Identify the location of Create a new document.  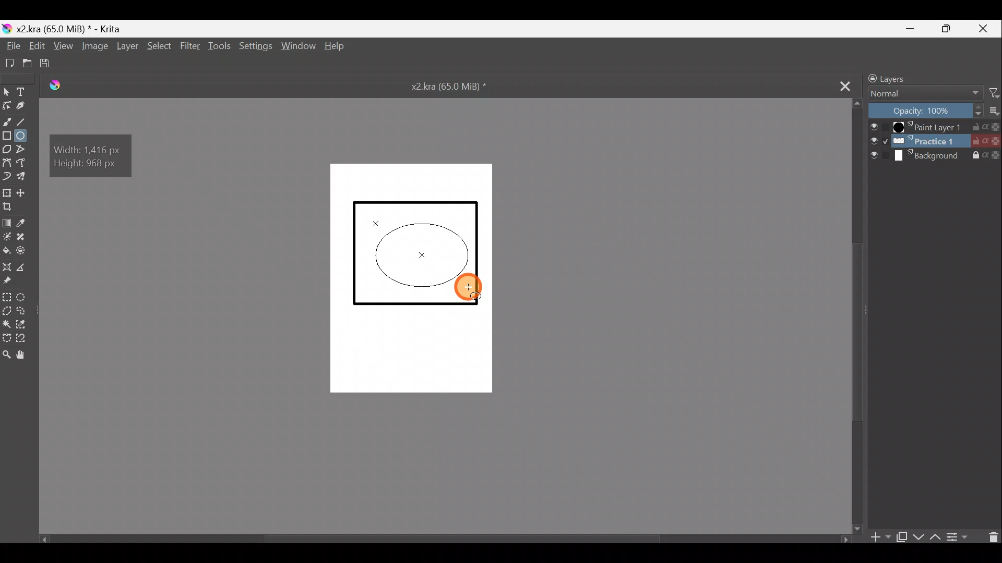
(9, 61).